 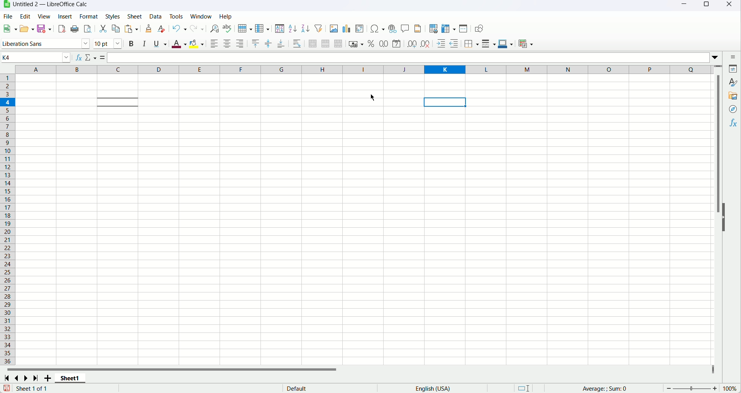 What do you see at coordinates (297, 44) in the screenshot?
I see `Wrap text` at bounding box center [297, 44].